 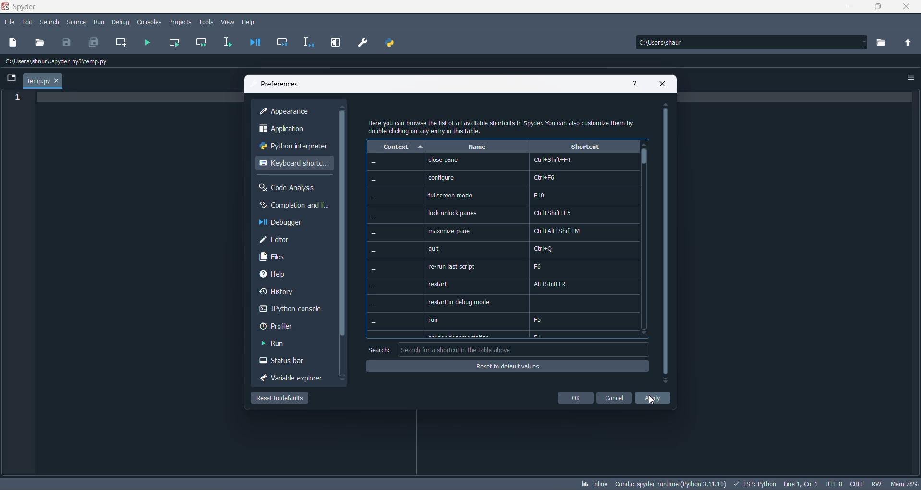 What do you see at coordinates (459, 303) in the screenshot?
I see `restart in debug mode` at bounding box center [459, 303].